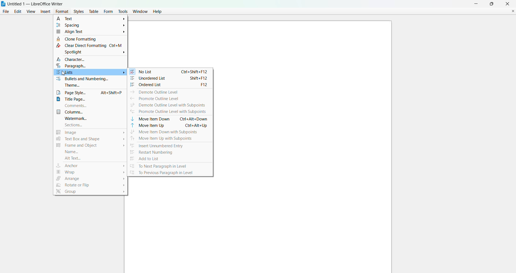 The width and height of the screenshot is (516, 273). What do you see at coordinates (71, 60) in the screenshot?
I see `character` at bounding box center [71, 60].